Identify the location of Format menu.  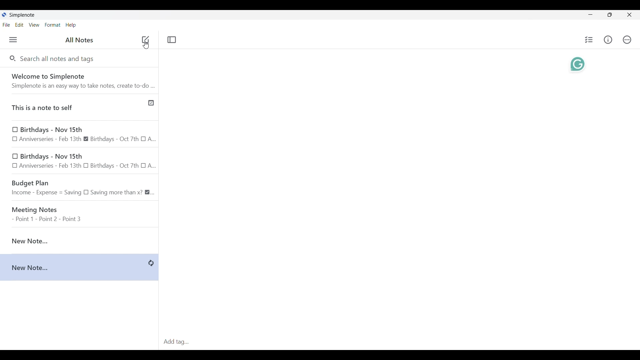
(53, 25).